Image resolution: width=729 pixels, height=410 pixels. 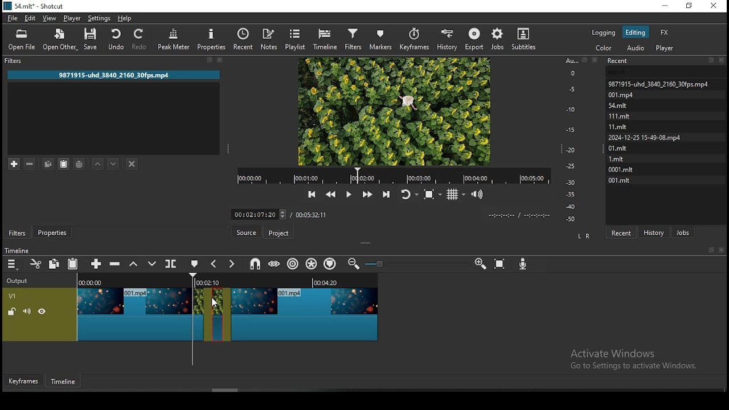 What do you see at coordinates (310, 194) in the screenshot?
I see `skip to the previous point` at bounding box center [310, 194].